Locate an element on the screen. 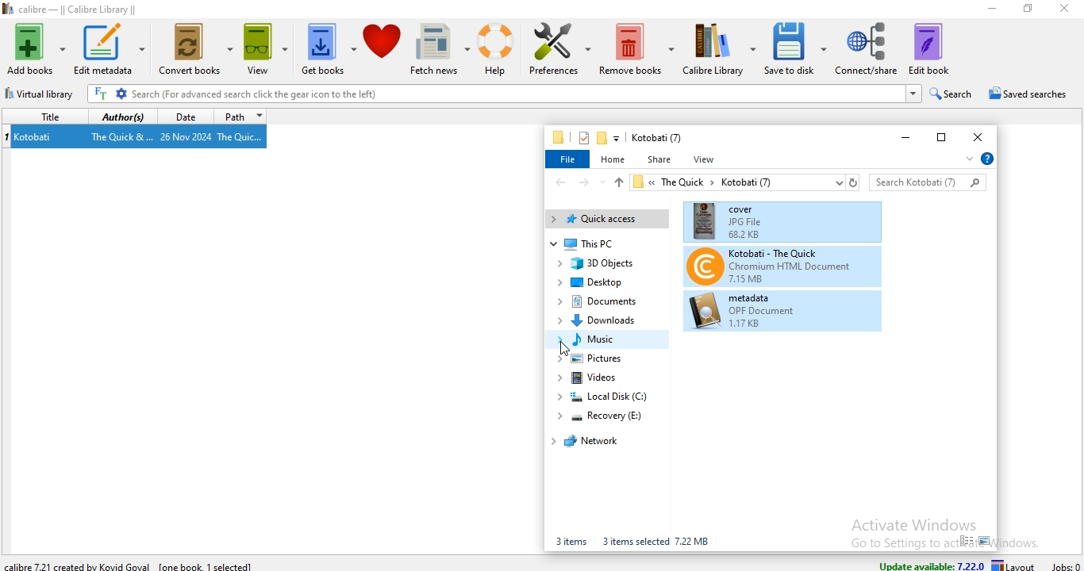 This screenshot has height=571, width=1084. Kotobati is located at coordinates (34, 137).